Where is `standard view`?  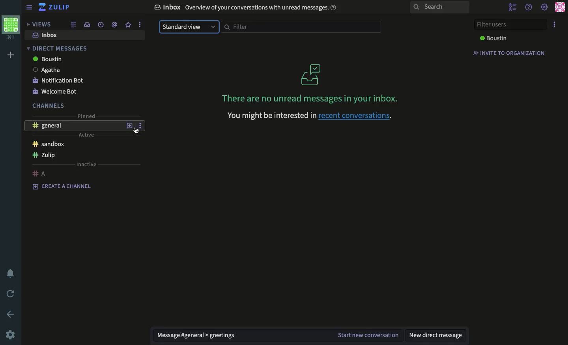 standard view is located at coordinates (189, 27).